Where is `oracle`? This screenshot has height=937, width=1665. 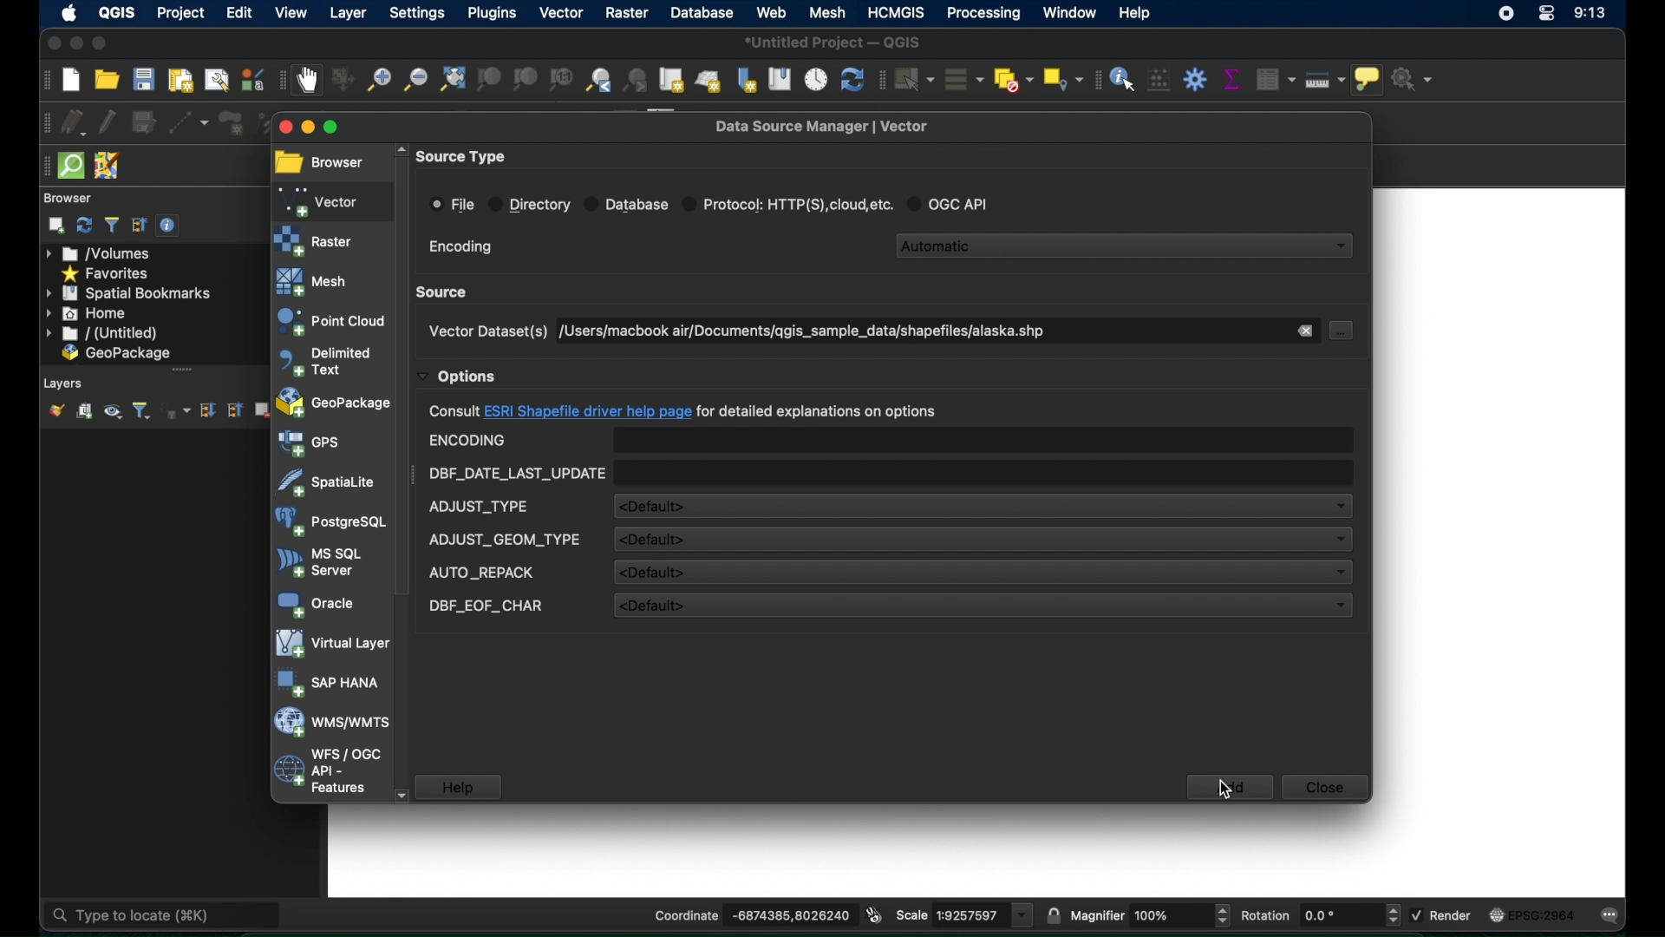 oracle is located at coordinates (313, 603).